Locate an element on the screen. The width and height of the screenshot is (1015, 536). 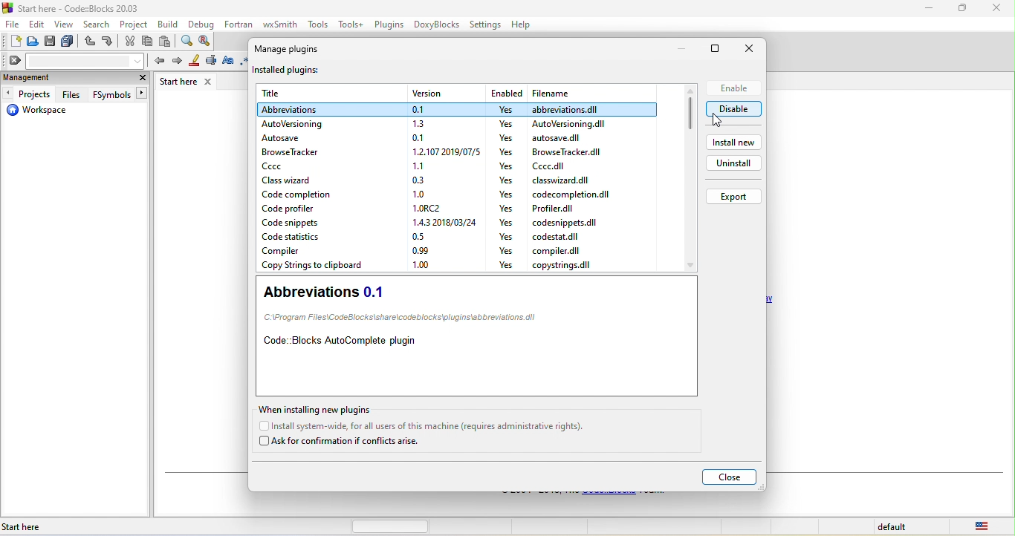
yes is located at coordinates (505, 221).